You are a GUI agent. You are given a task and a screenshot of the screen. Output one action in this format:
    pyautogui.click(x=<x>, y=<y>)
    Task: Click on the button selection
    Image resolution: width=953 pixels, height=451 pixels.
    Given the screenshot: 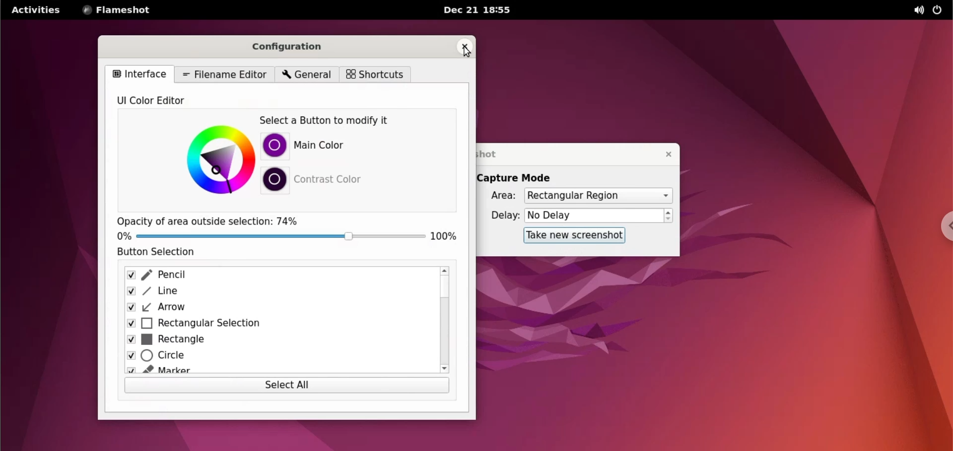 What is the action you would take?
    pyautogui.click(x=166, y=252)
    